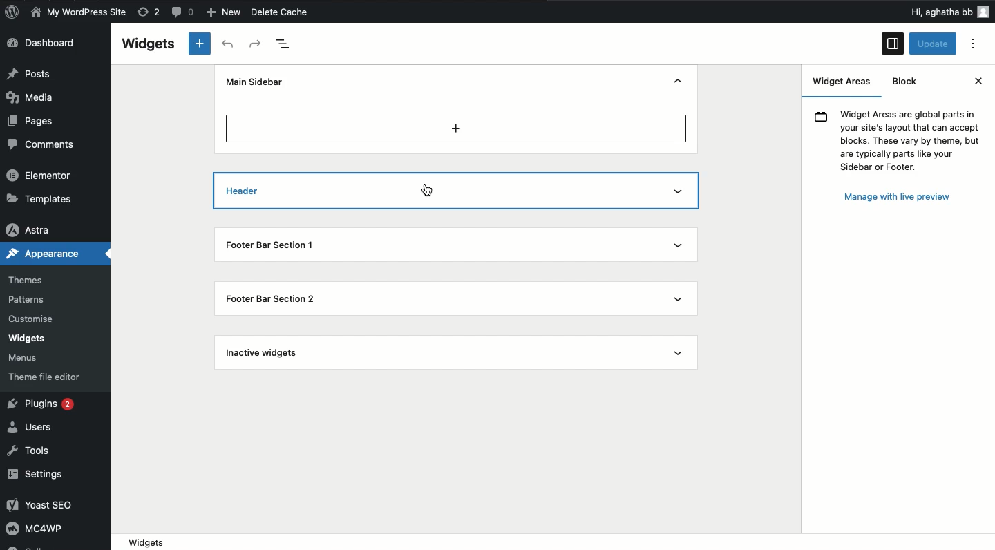 The height and width of the screenshot is (550, 995). Describe the element at coordinates (35, 74) in the screenshot. I see `Posts` at that location.